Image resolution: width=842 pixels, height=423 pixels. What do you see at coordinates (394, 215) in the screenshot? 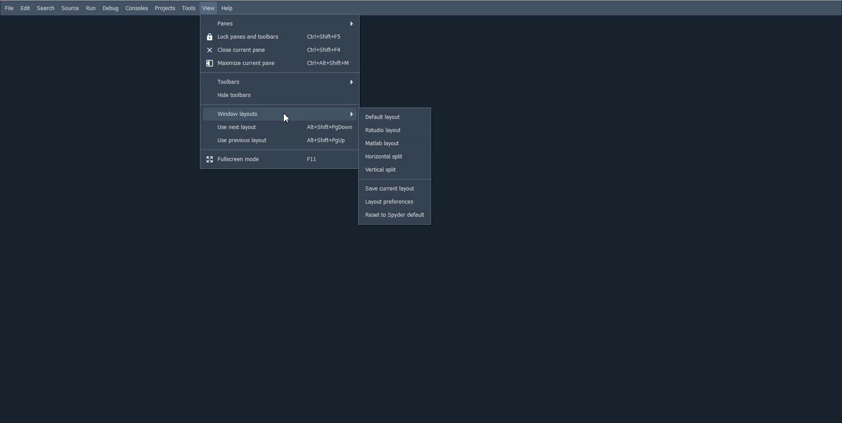
I see `Reset to spyder default` at bounding box center [394, 215].